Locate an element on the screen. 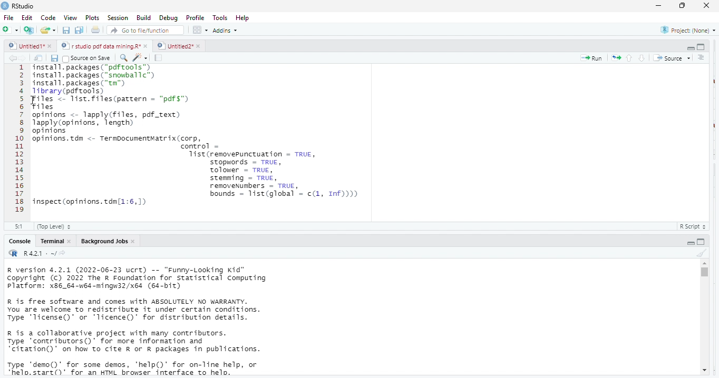 This screenshot has width=719, height=378. debug is located at coordinates (167, 17).